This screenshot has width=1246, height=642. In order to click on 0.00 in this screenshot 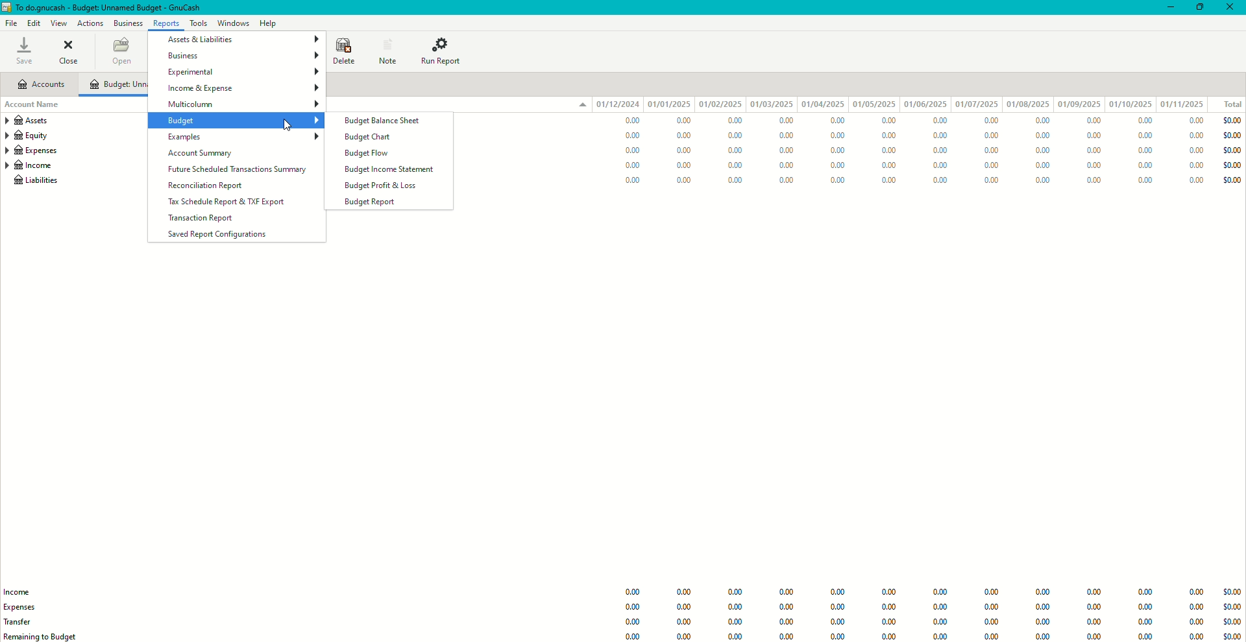, I will do `click(1093, 593)`.